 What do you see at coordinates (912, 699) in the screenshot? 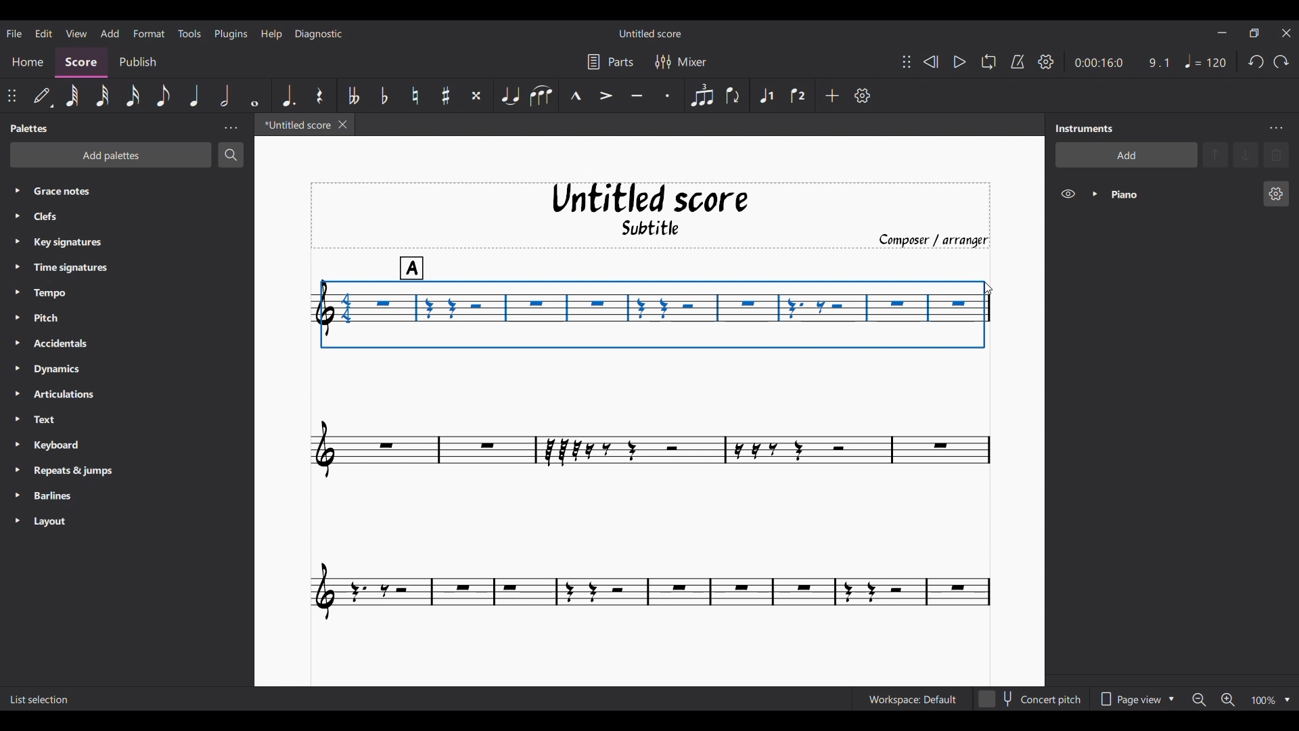
I see `Current workspace settings` at bounding box center [912, 699].